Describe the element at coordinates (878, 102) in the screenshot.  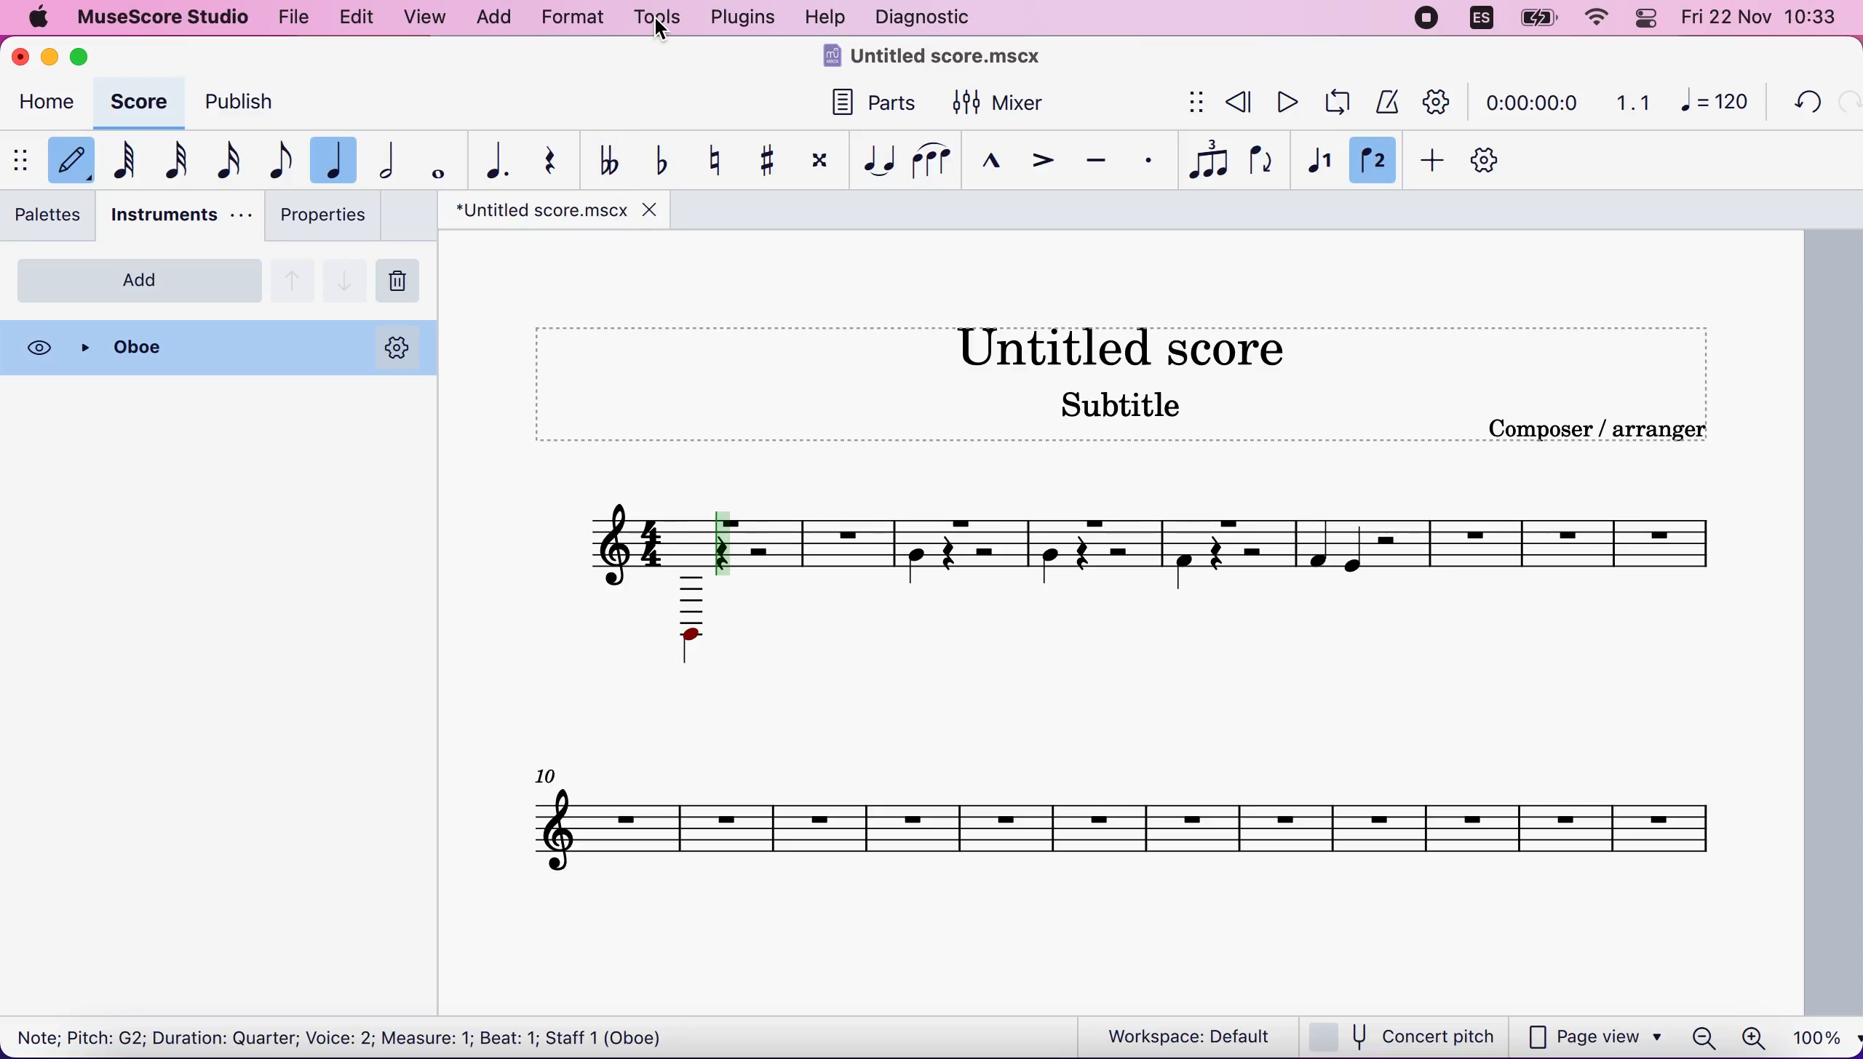
I see `parts` at that location.